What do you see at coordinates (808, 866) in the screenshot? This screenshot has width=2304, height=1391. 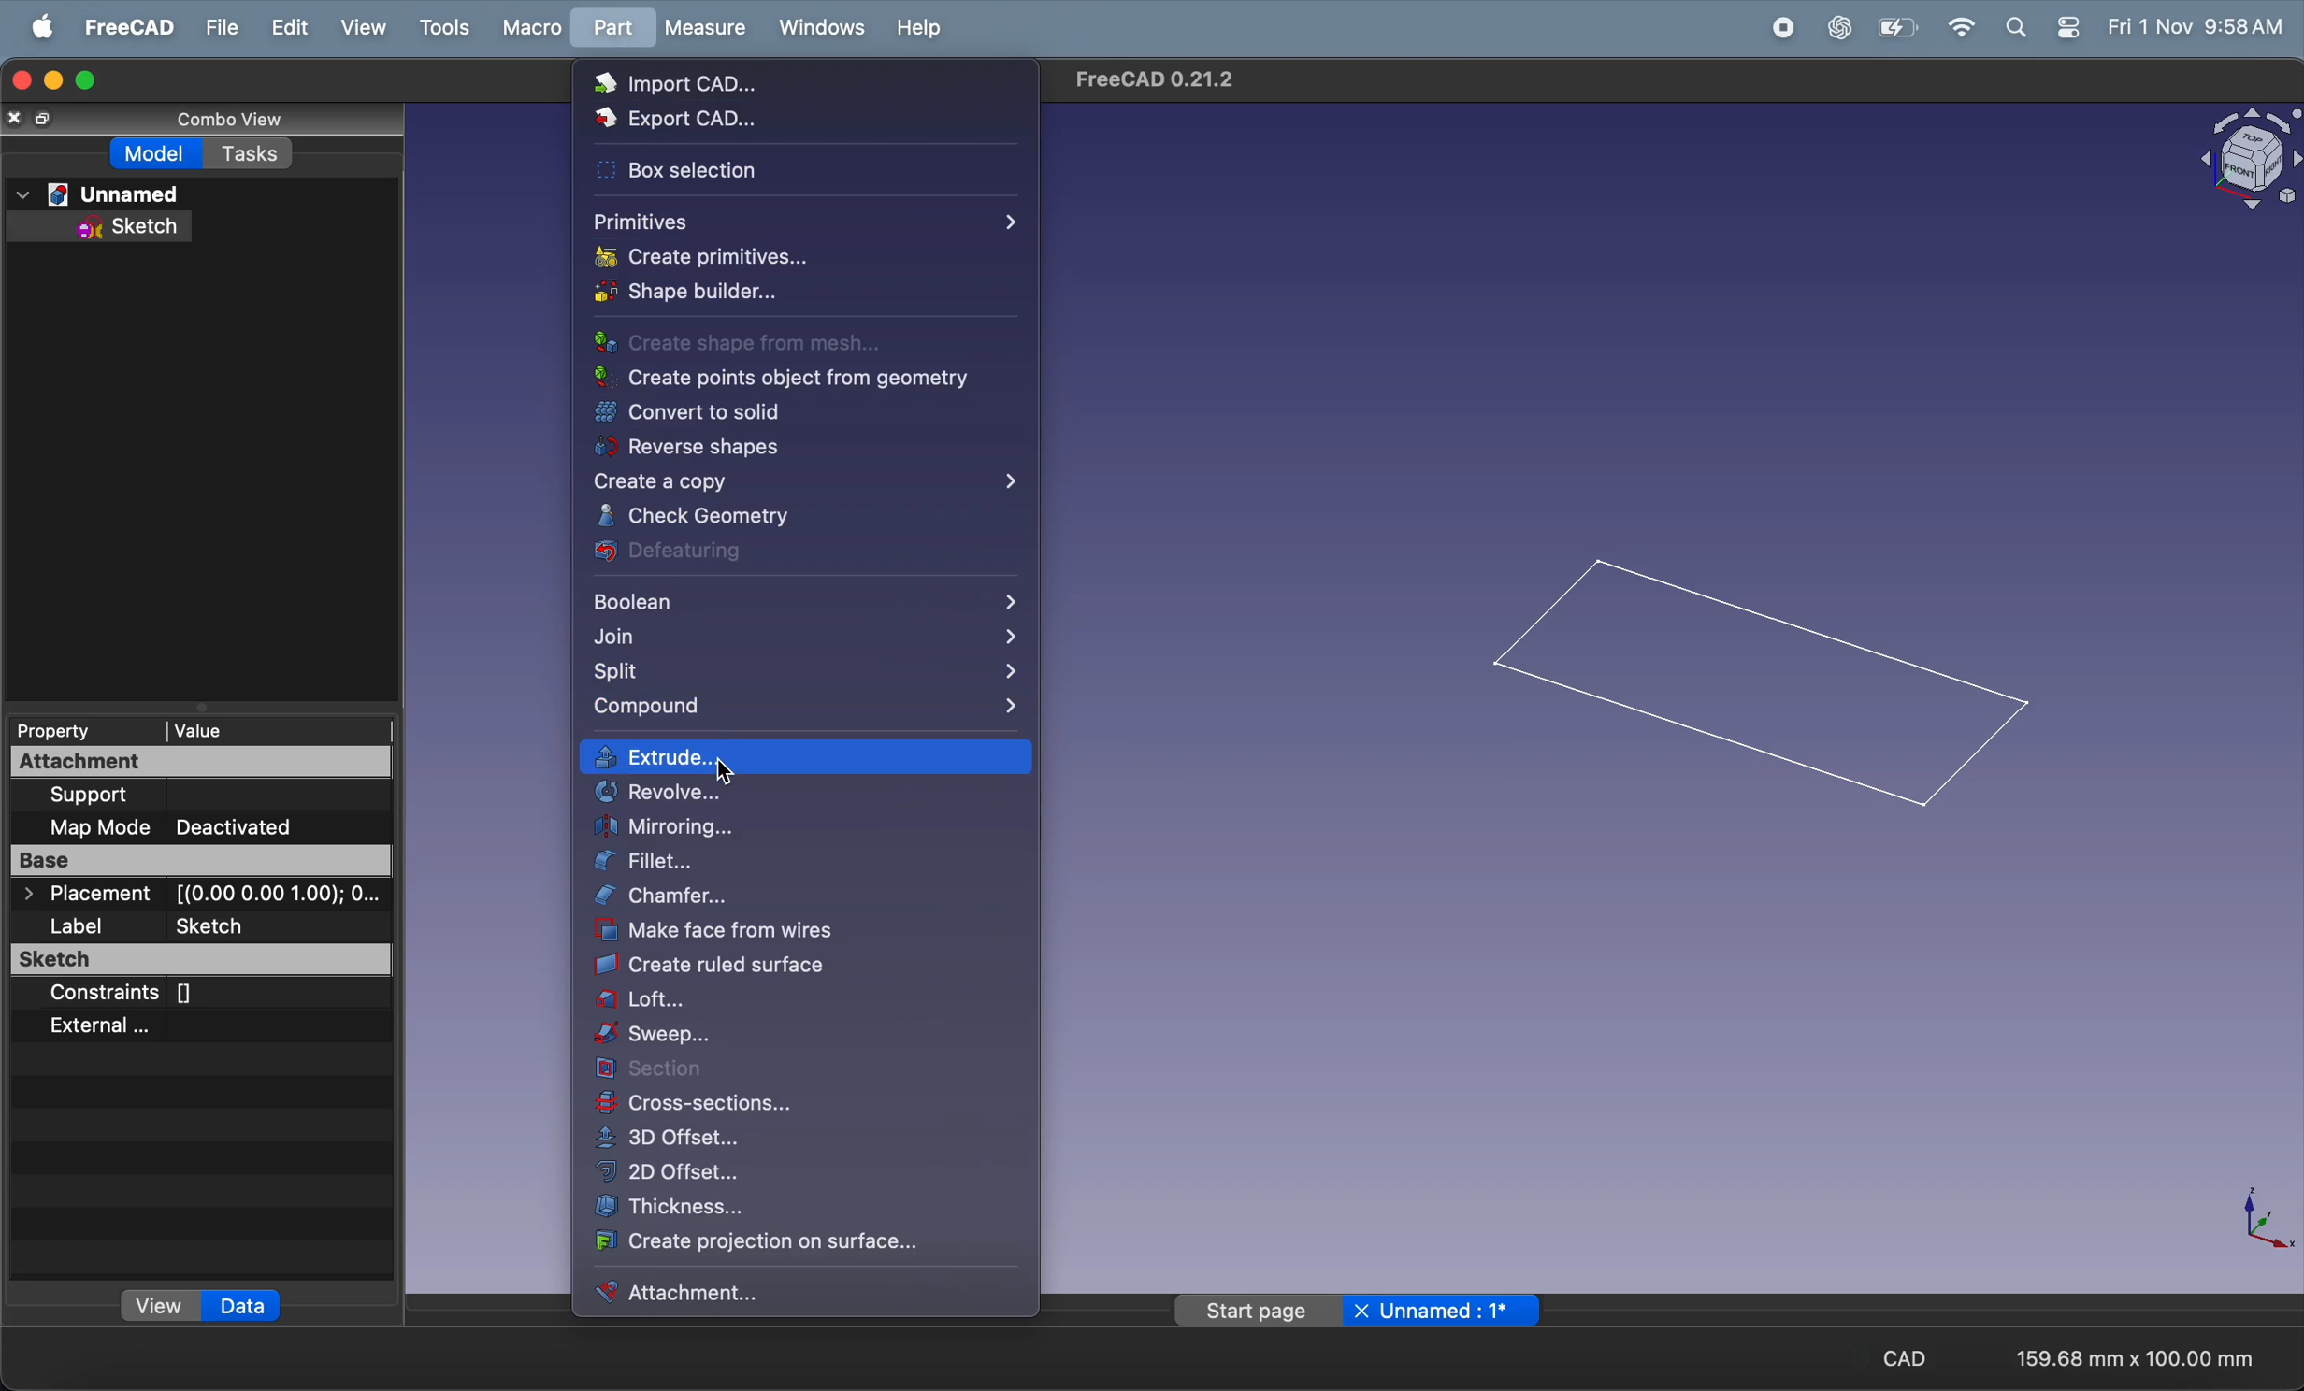 I see `fillet` at bounding box center [808, 866].